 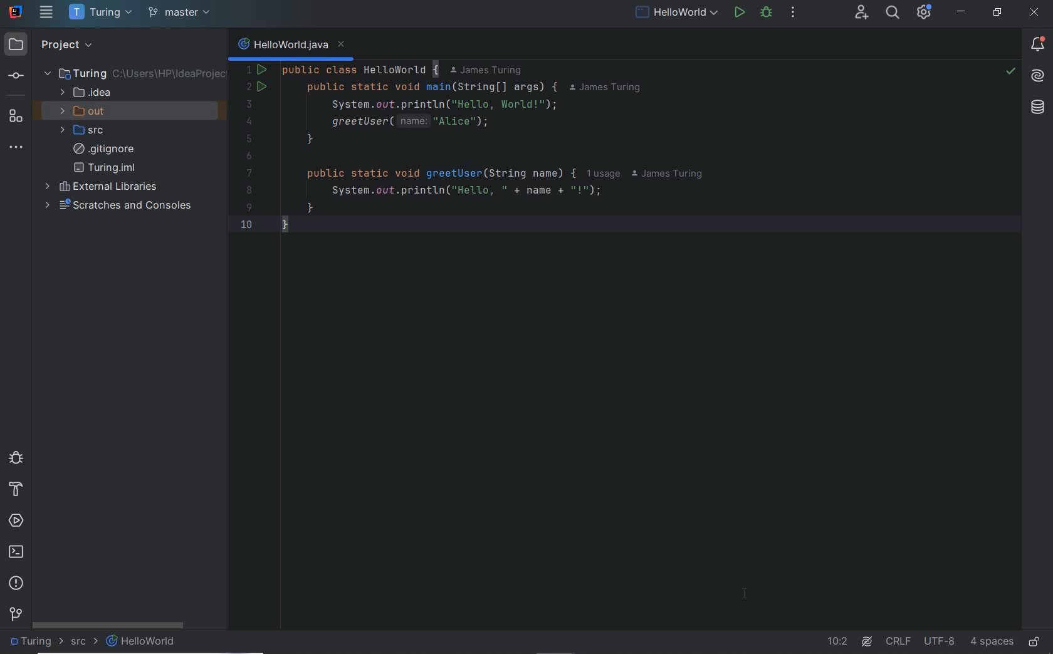 What do you see at coordinates (869, 641) in the screenshot?
I see `AI Assistant` at bounding box center [869, 641].